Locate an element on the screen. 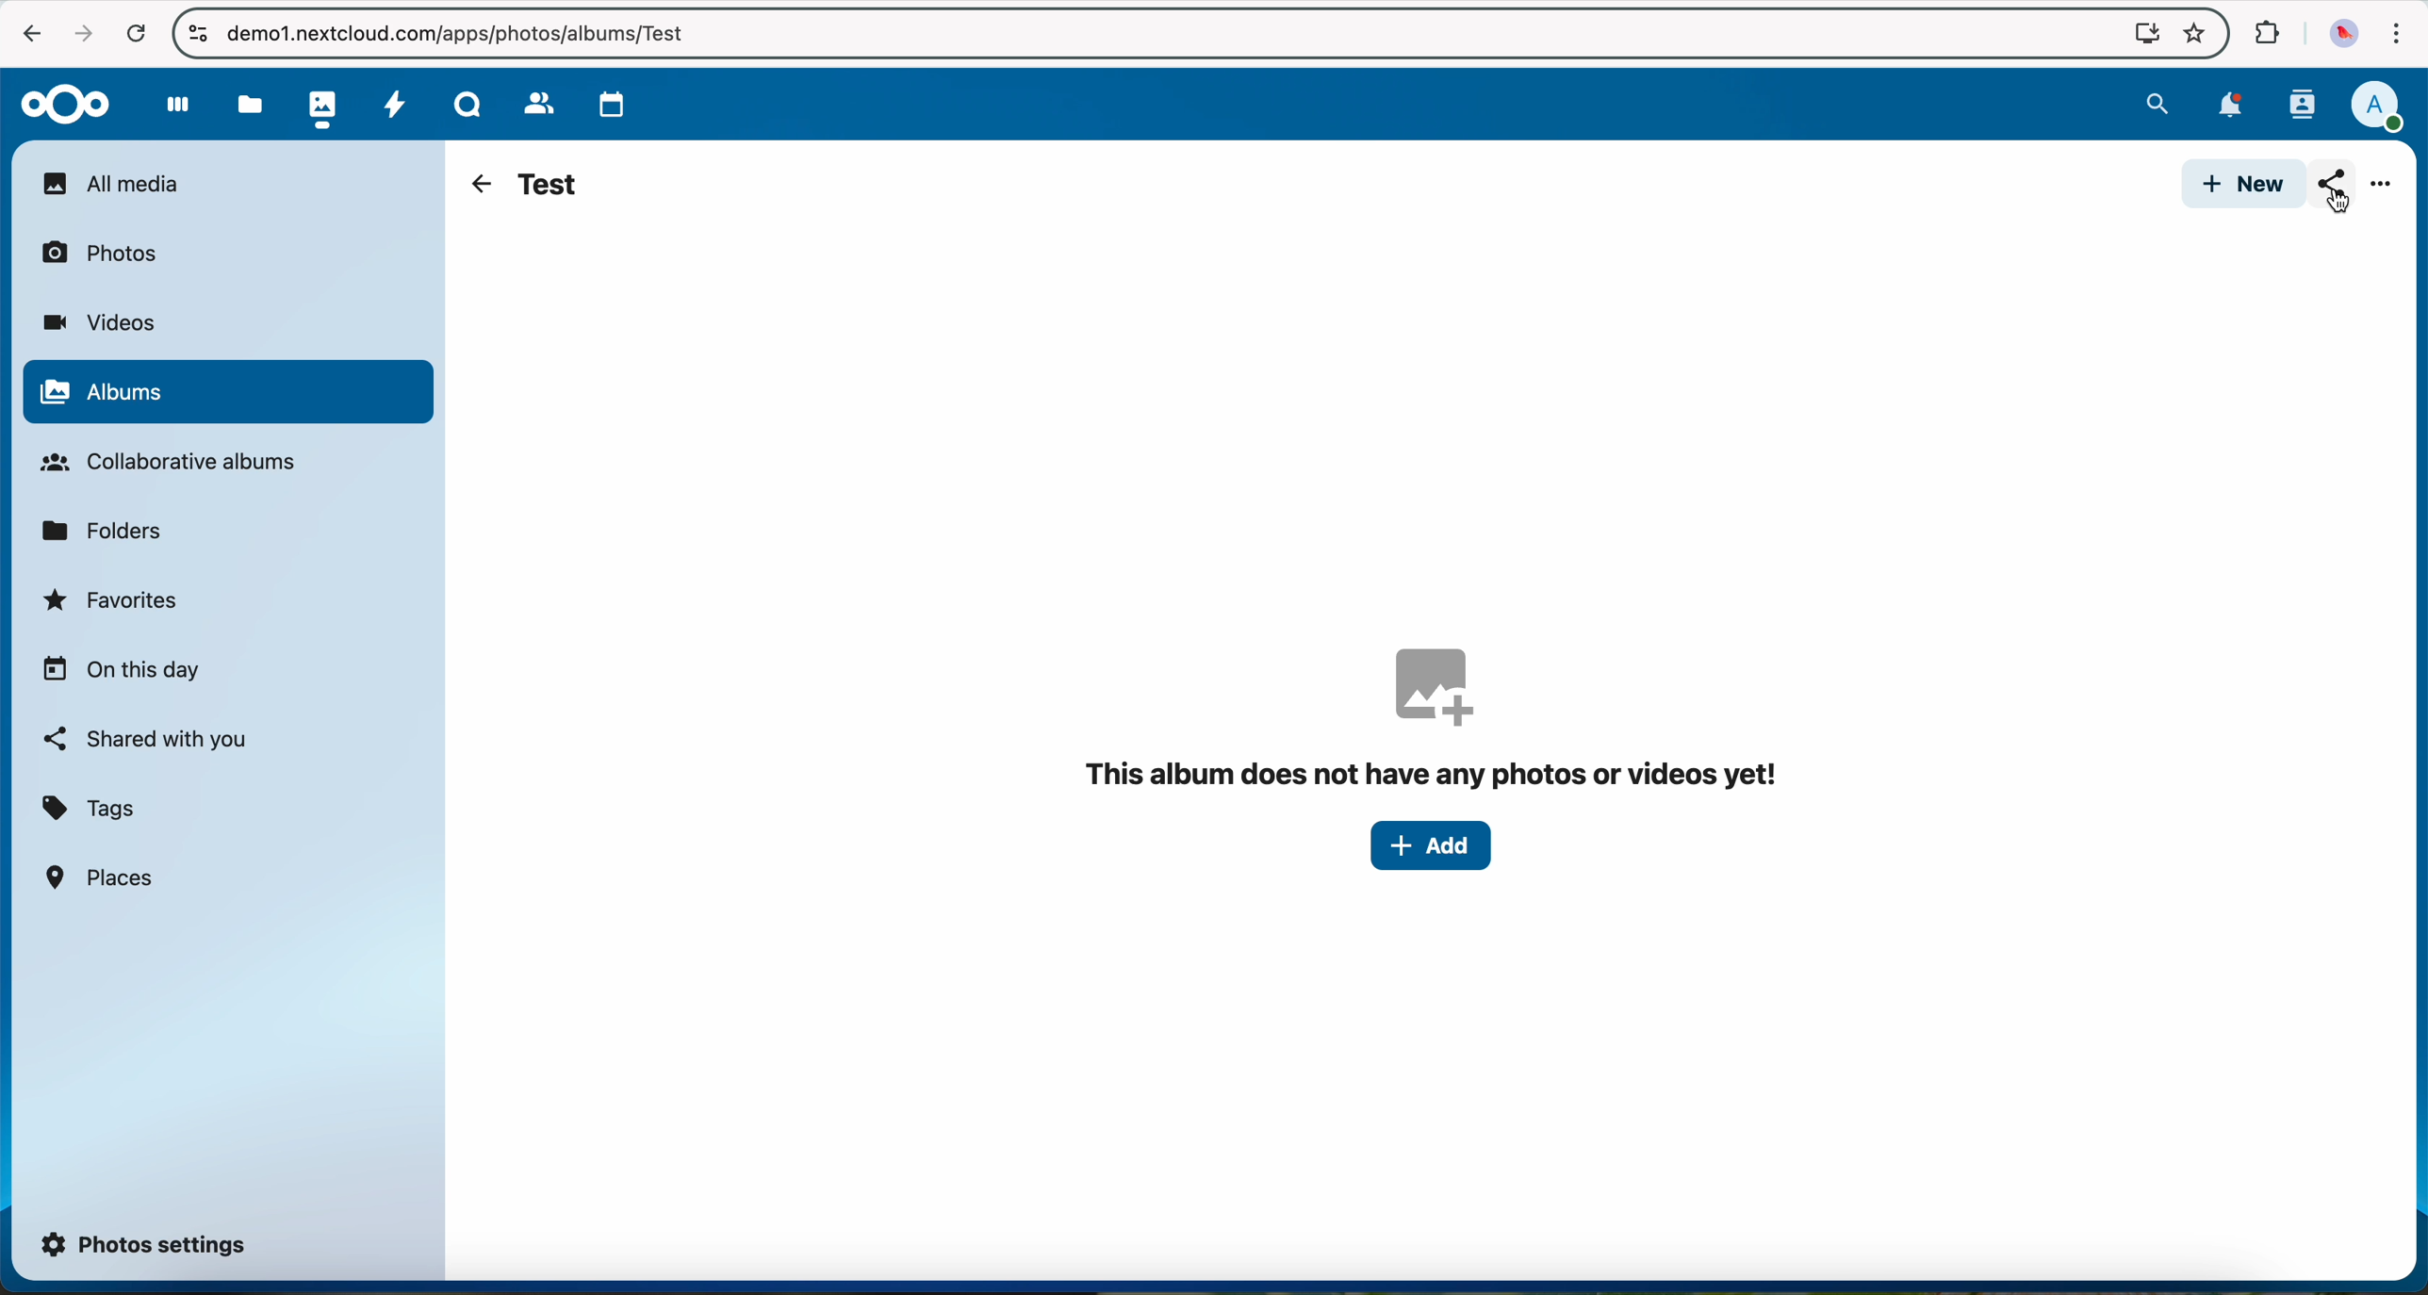 Image resolution: width=2428 pixels, height=1295 pixels. contacts  is located at coordinates (532, 99).